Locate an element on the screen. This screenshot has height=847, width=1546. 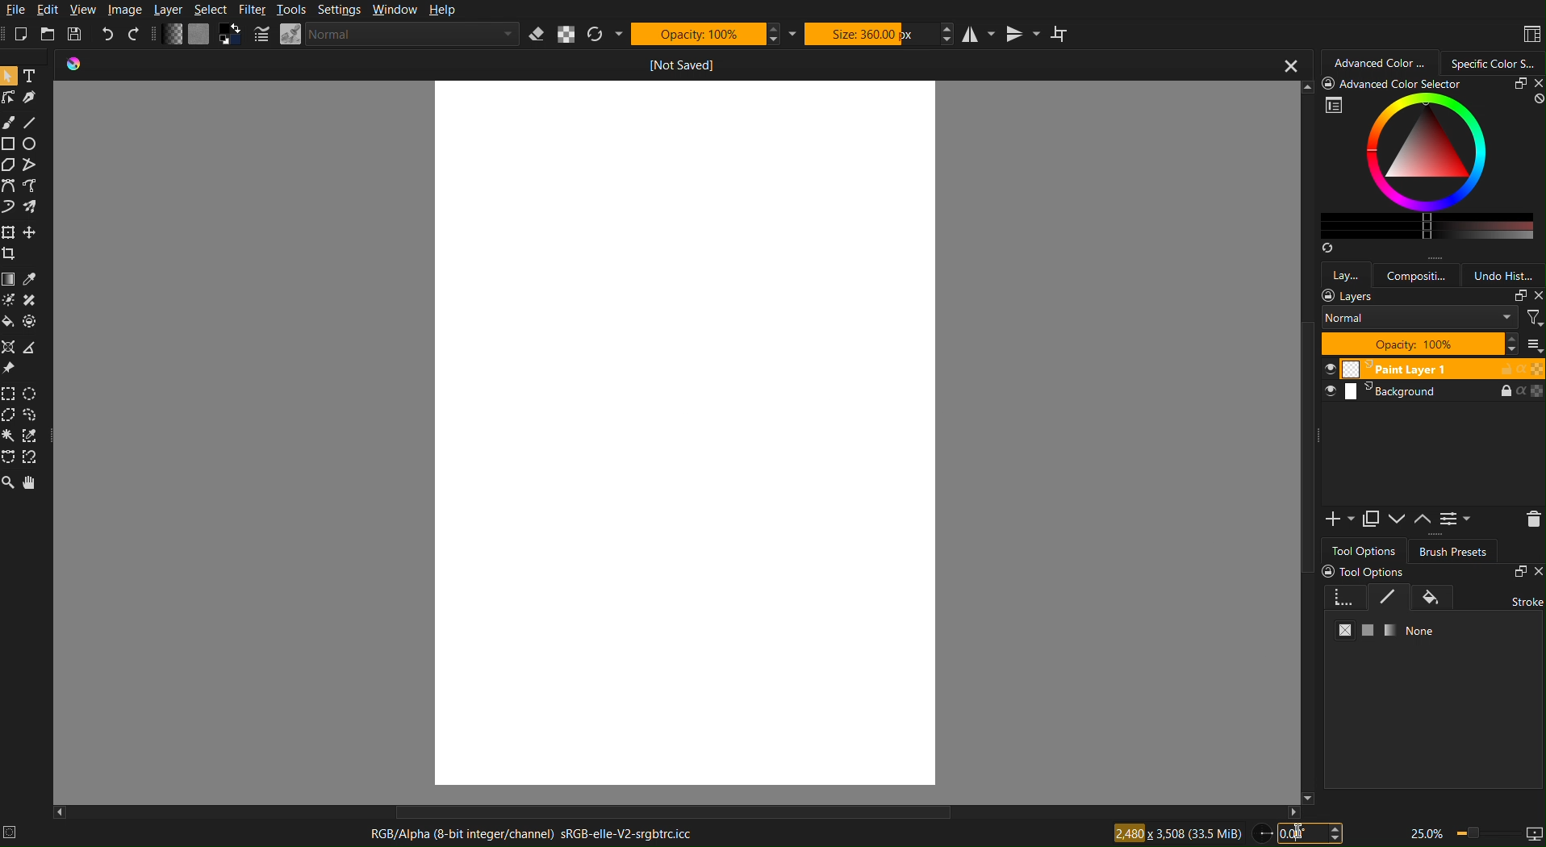
Pan Tool is located at coordinates (30, 483).